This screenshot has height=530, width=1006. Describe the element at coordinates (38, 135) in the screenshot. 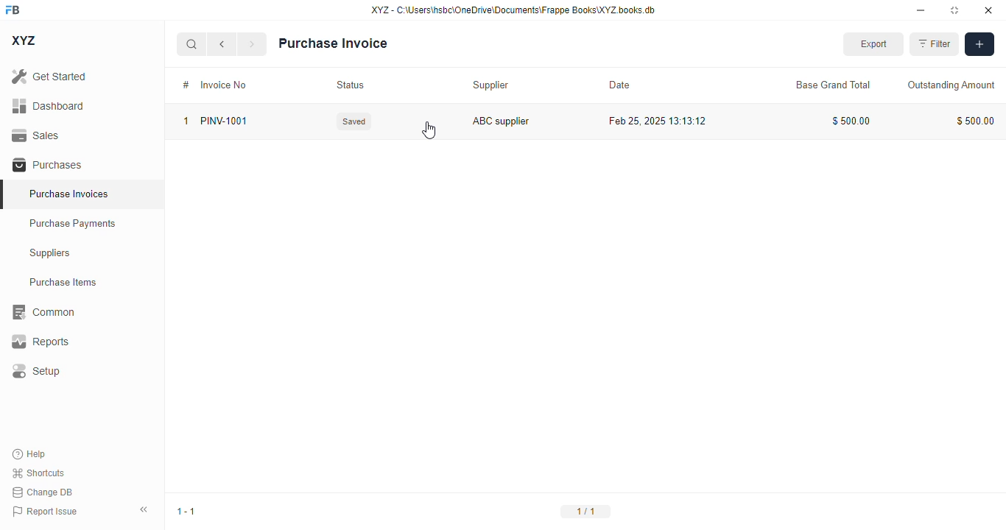

I see `sales` at that location.